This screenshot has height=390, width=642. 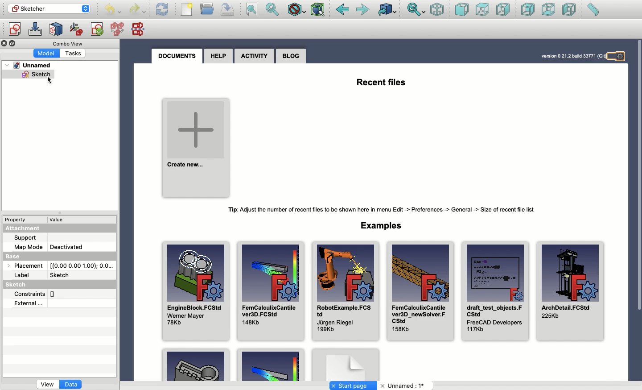 I want to click on Deactivated, so click(x=66, y=245).